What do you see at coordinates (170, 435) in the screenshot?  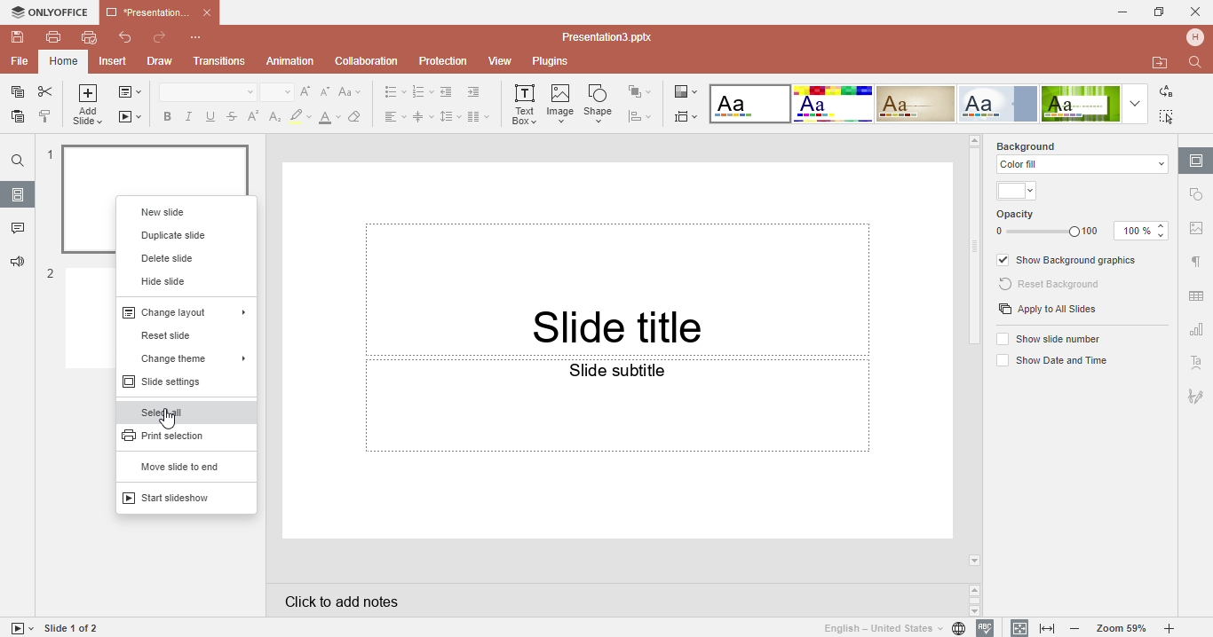 I see `Print selection` at bounding box center [170, 435].